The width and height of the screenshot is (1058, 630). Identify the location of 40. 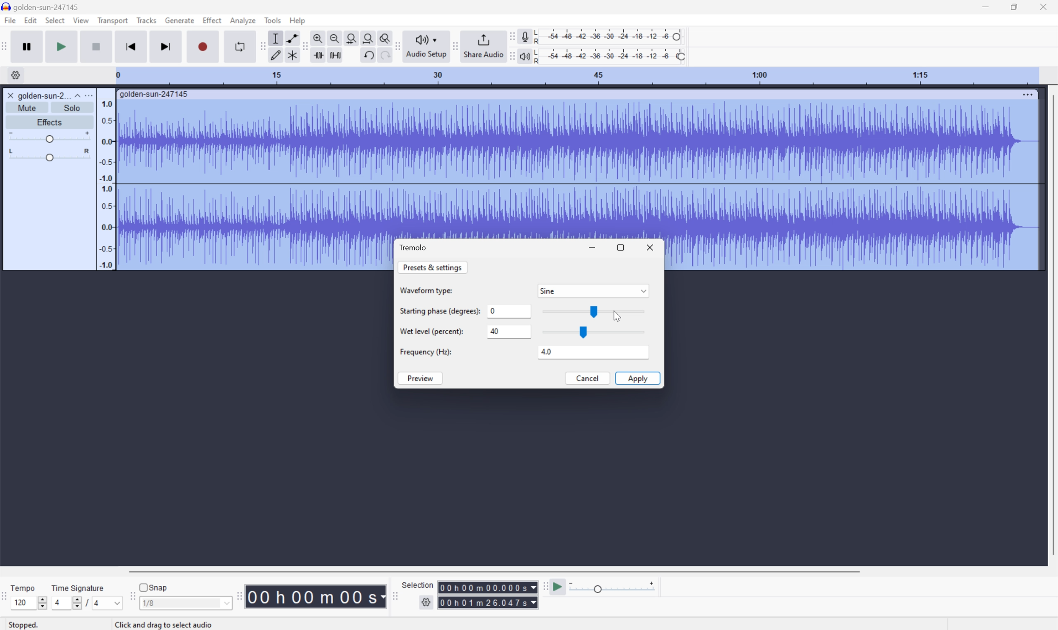
(511, 333).